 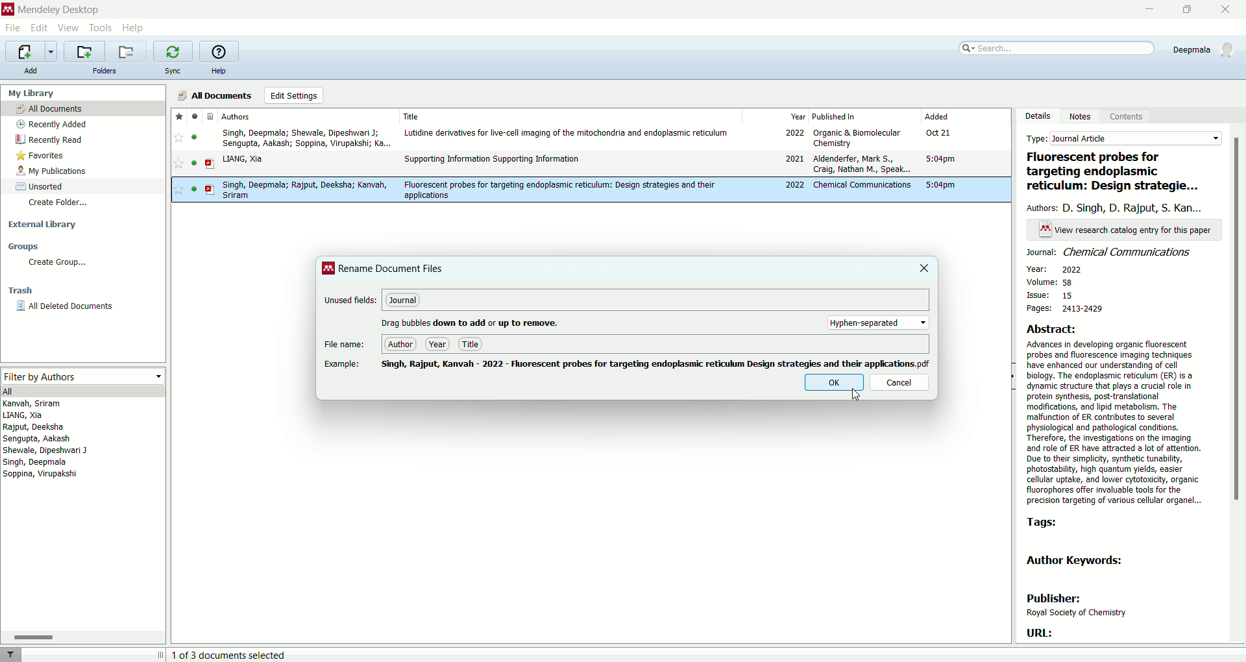 What do you see at coordinates (940, 159) in the screenshot?
I see `5:04pm` at bounding box center [940, 159].